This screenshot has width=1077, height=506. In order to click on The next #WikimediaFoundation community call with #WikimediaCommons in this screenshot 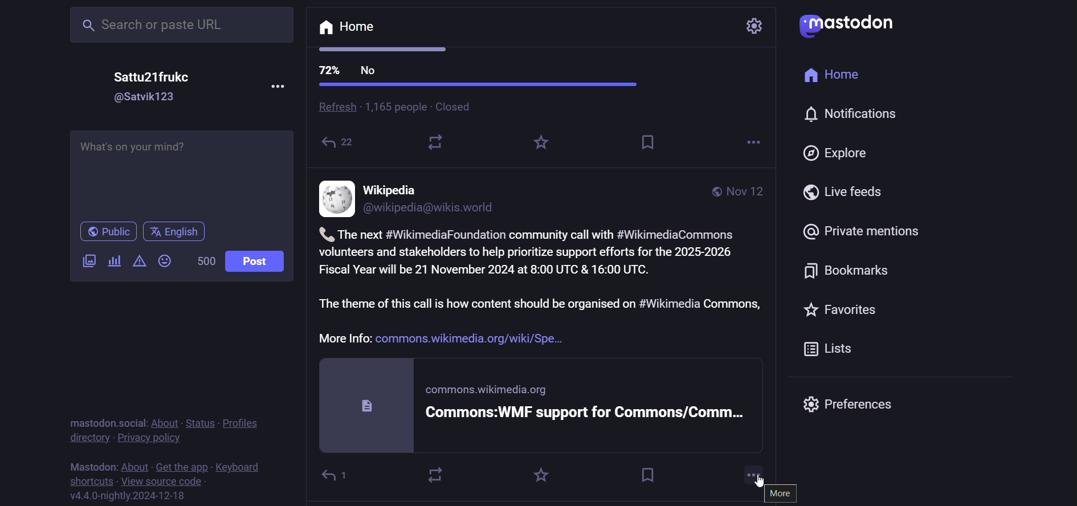, I will do `click(541, 232)`.